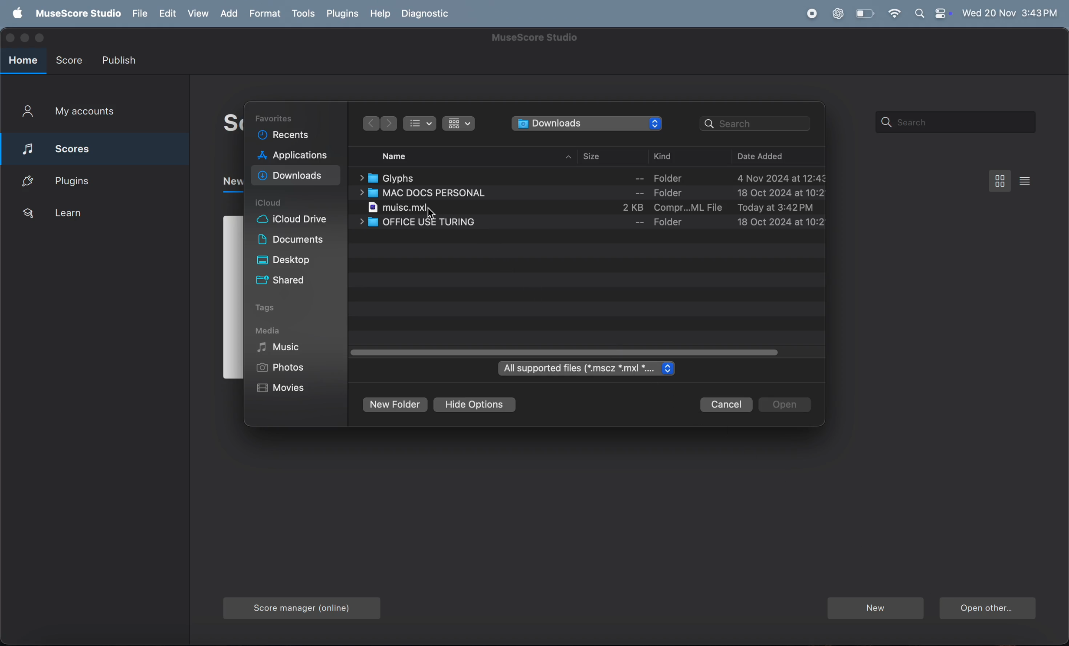 The height and width of the screenshot is (646, 1069). Describe the element at coordinates (85, 114) in the screenshot. I see `my account` at that location.